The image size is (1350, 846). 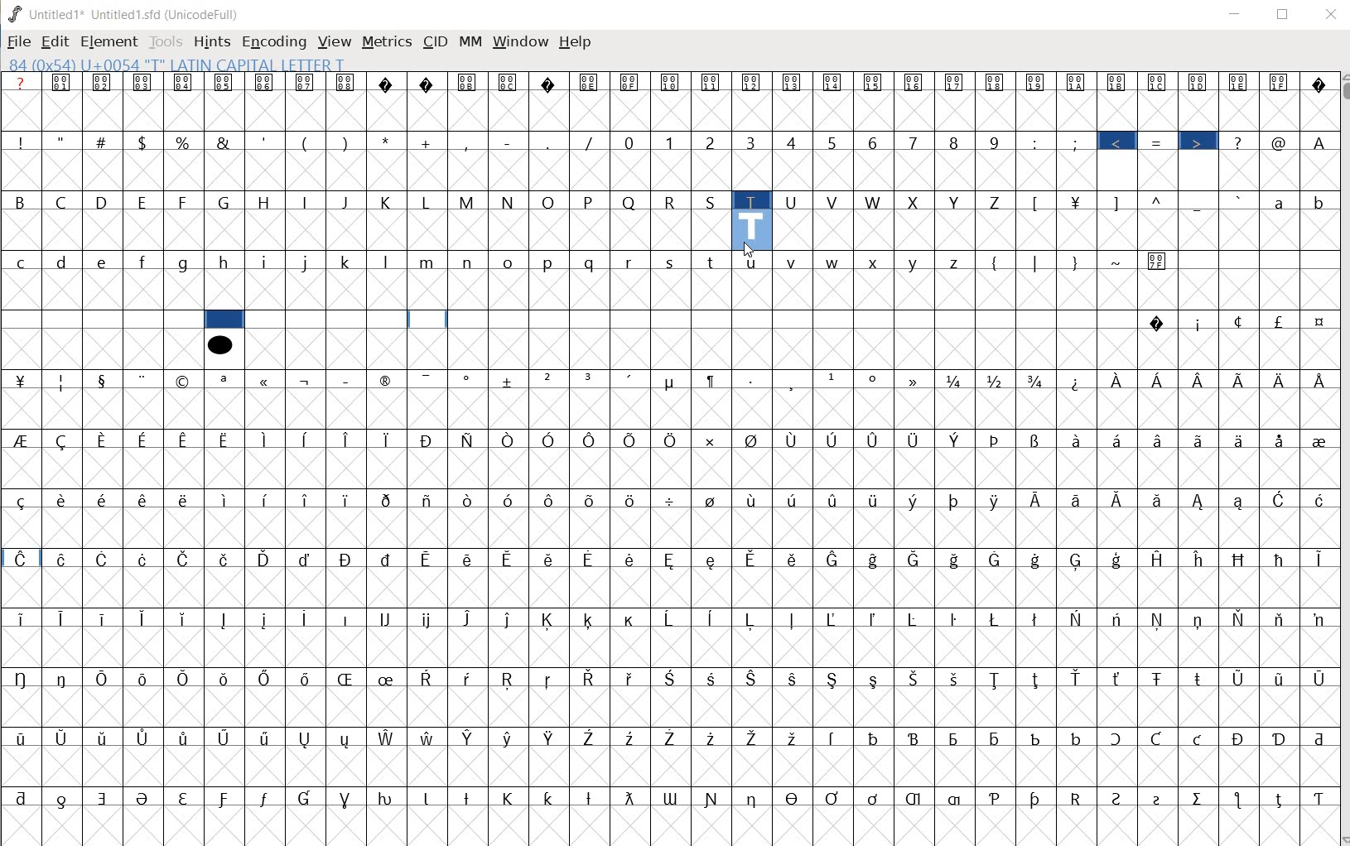 What do you see at coordinates (348, 379) in the screenshot?
I see `Symbol` at bounding box center [348, 379].